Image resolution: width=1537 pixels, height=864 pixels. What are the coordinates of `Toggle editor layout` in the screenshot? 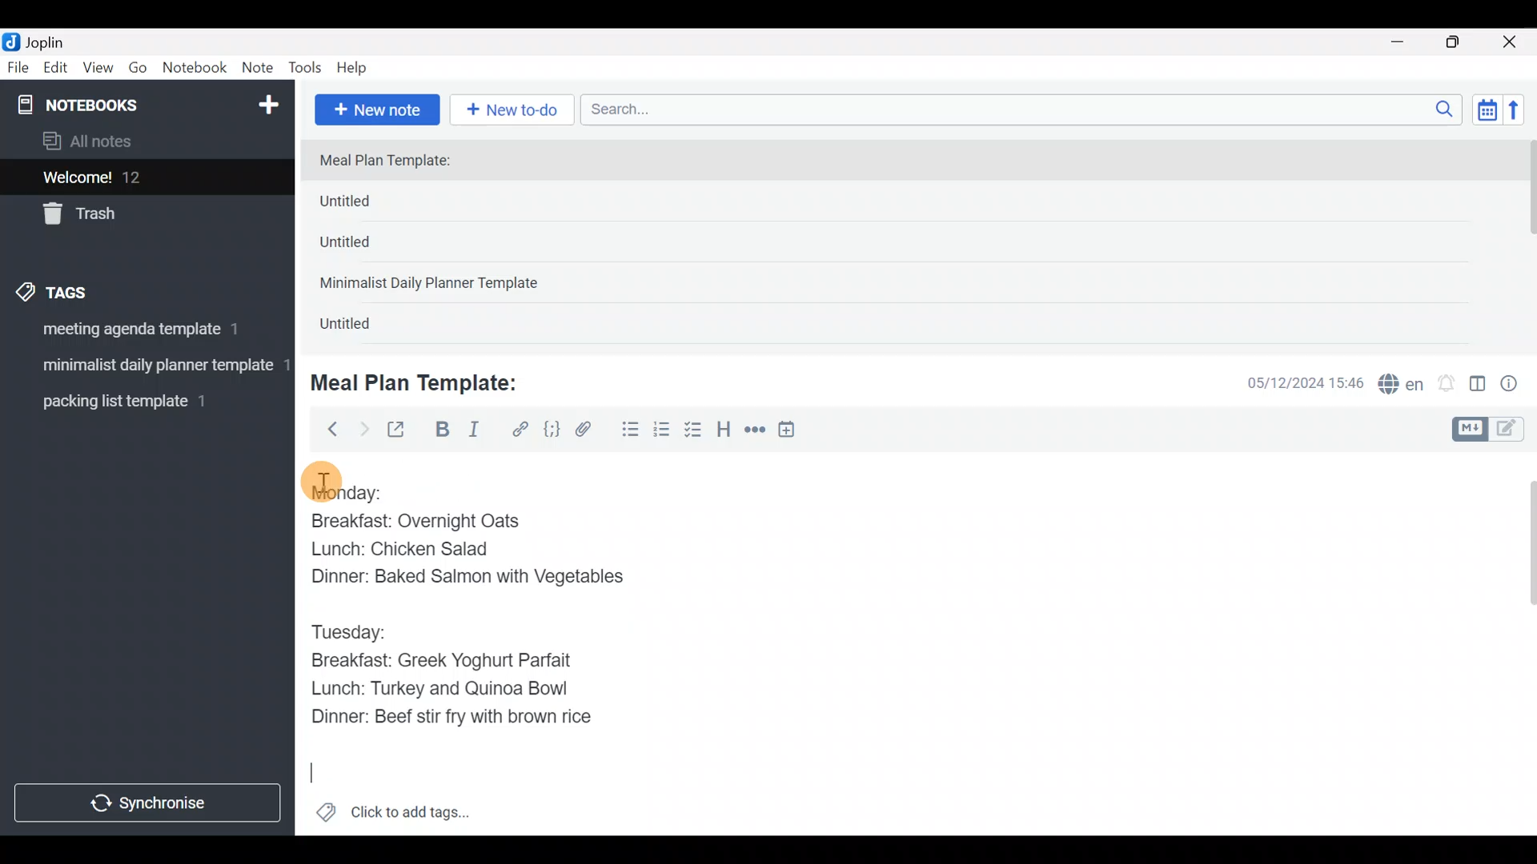 It's located at (1479, 386).